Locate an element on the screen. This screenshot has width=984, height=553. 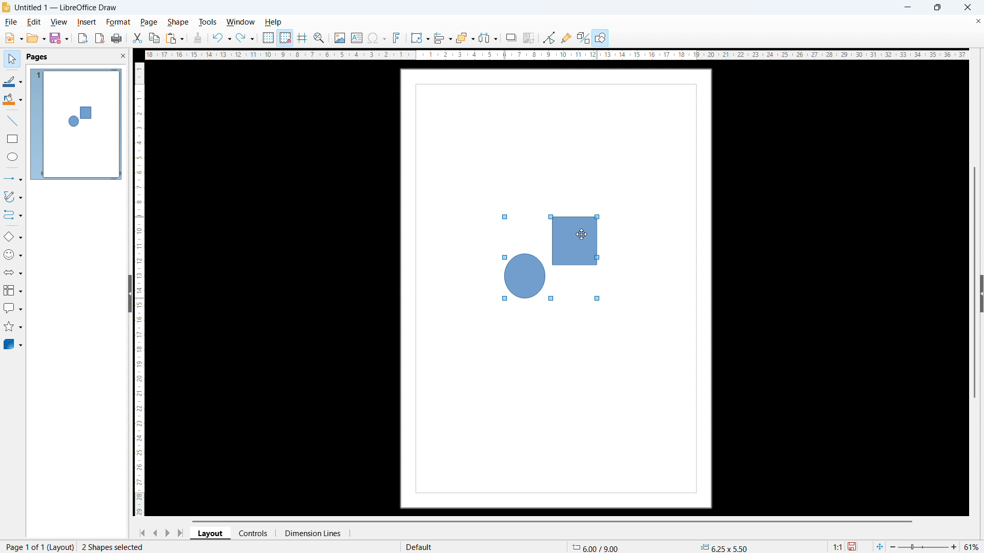
minimize is located at coordinates (906, 7).